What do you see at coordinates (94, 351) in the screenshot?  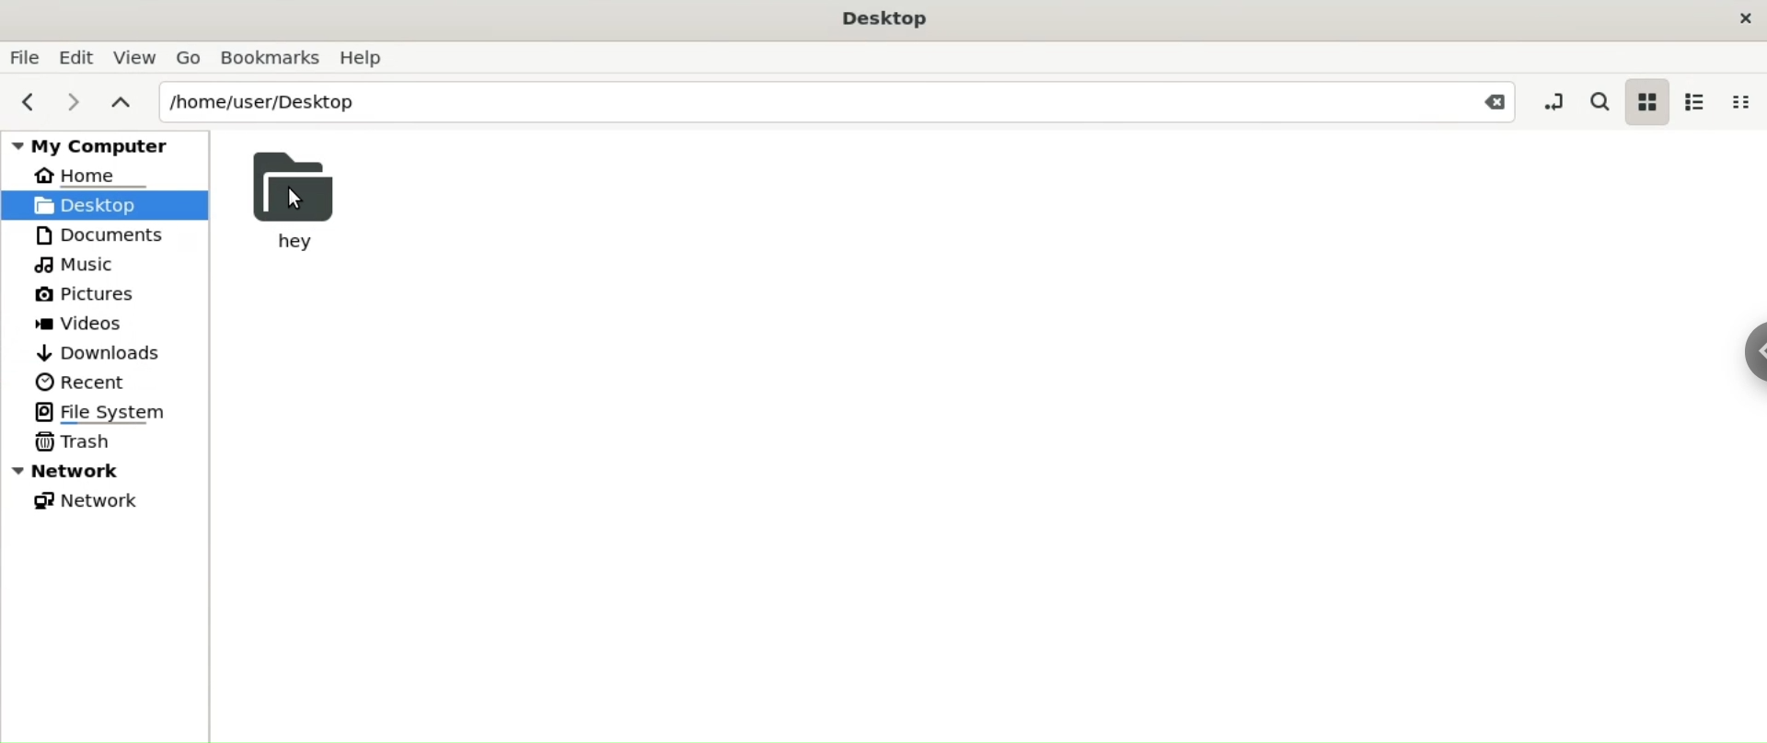 I see `Downloads` at bounding box center [94, 351].